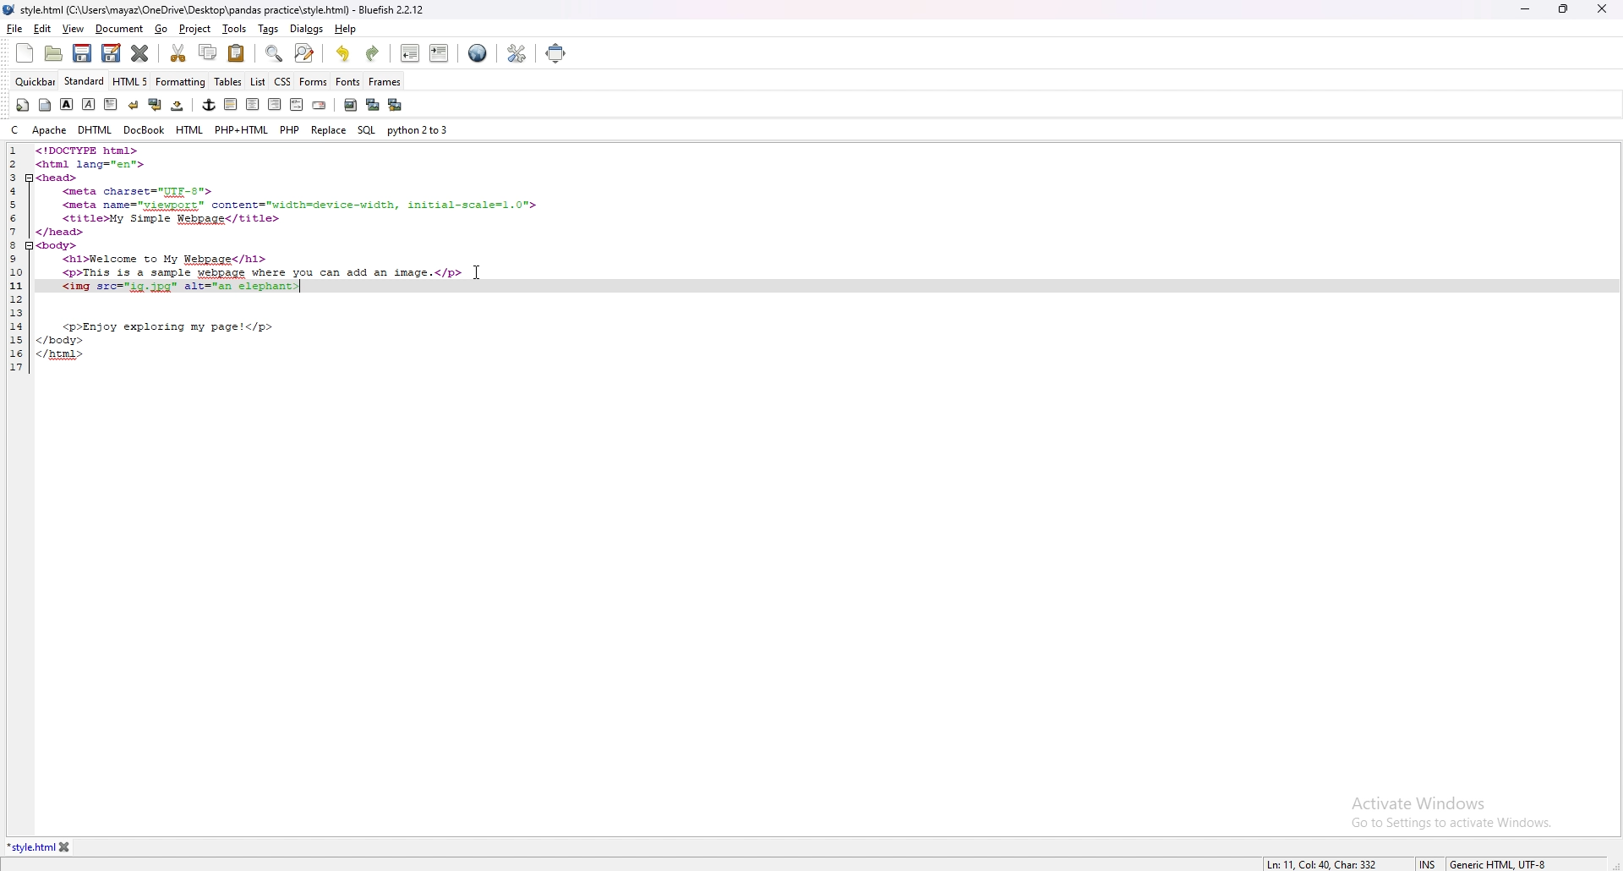 This screenshot has width=1623, height=871. What do you see at coordinates (558, 52) in the screenshot?
I see `full screen` at bounding box center [558, 52].